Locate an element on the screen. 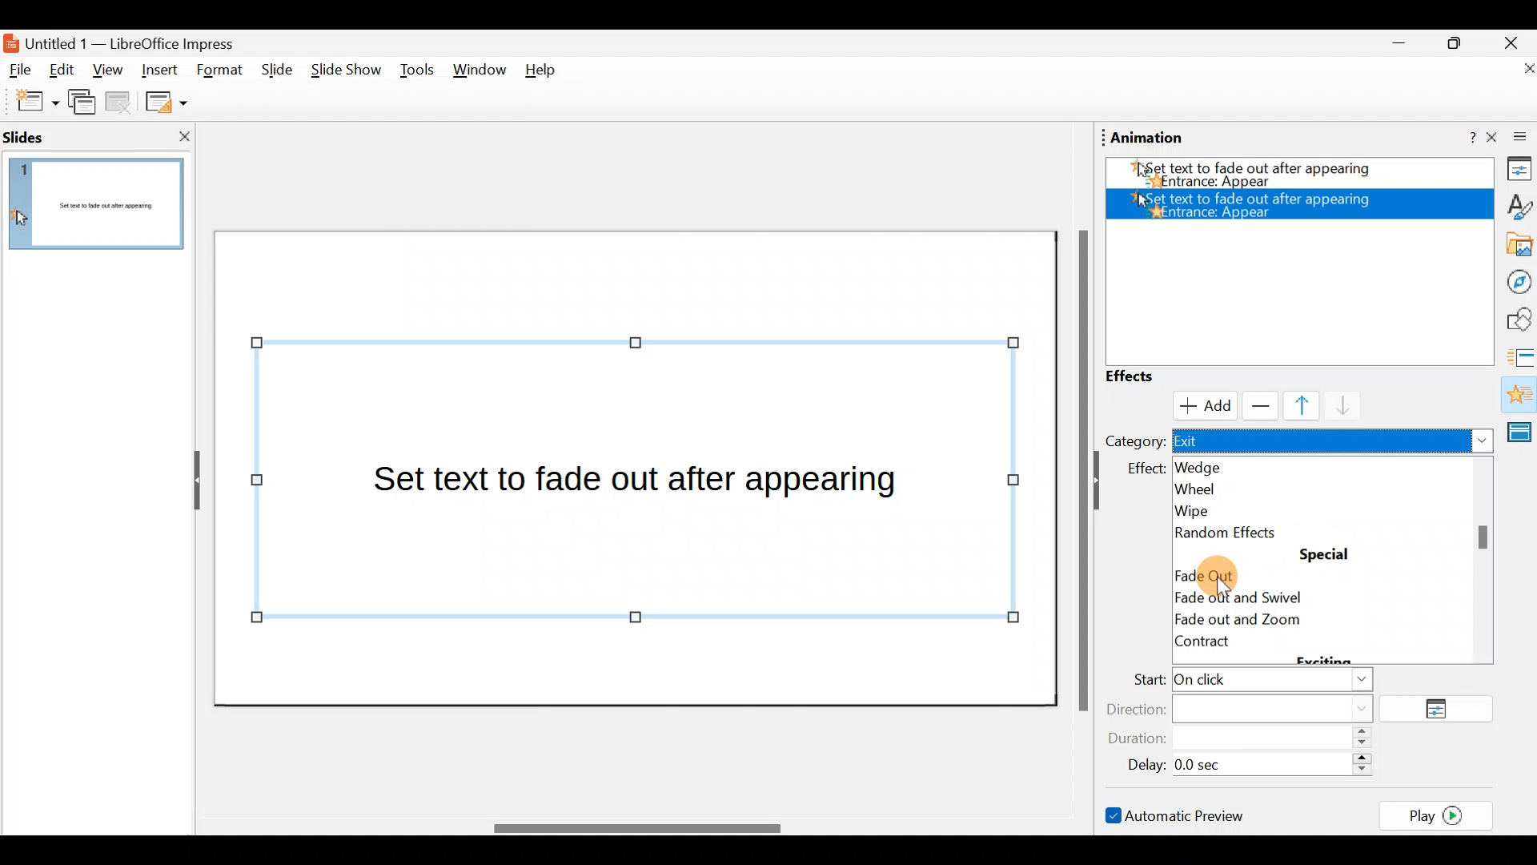  Close sidebar deck is located at coordinates (1513, 138).